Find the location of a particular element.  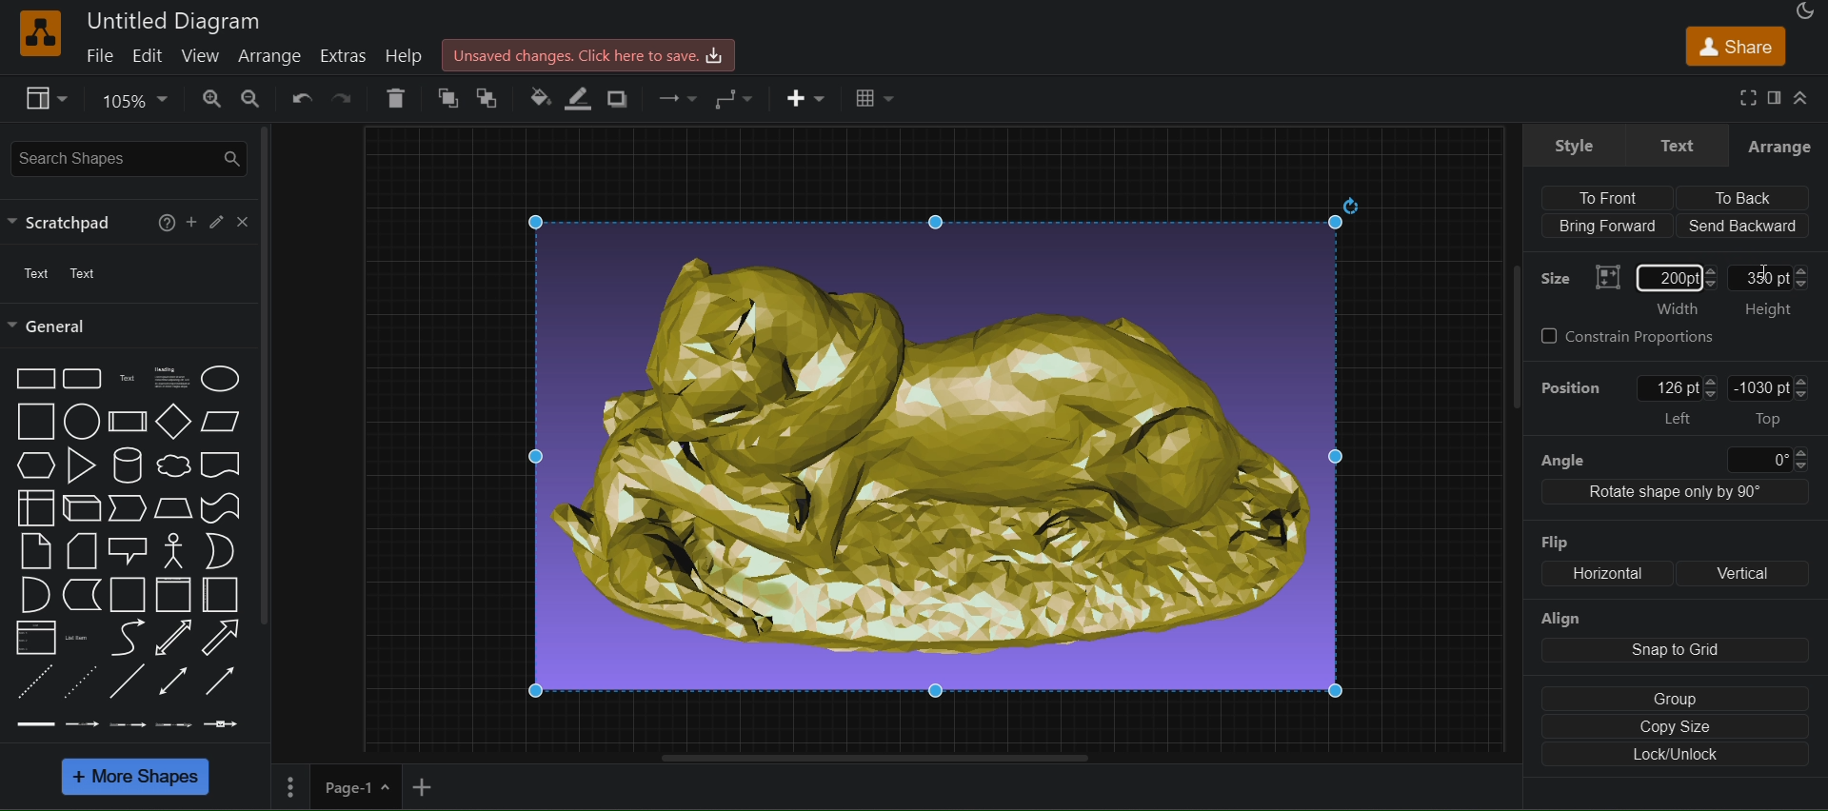

to back is located at coordinates (487, 100).